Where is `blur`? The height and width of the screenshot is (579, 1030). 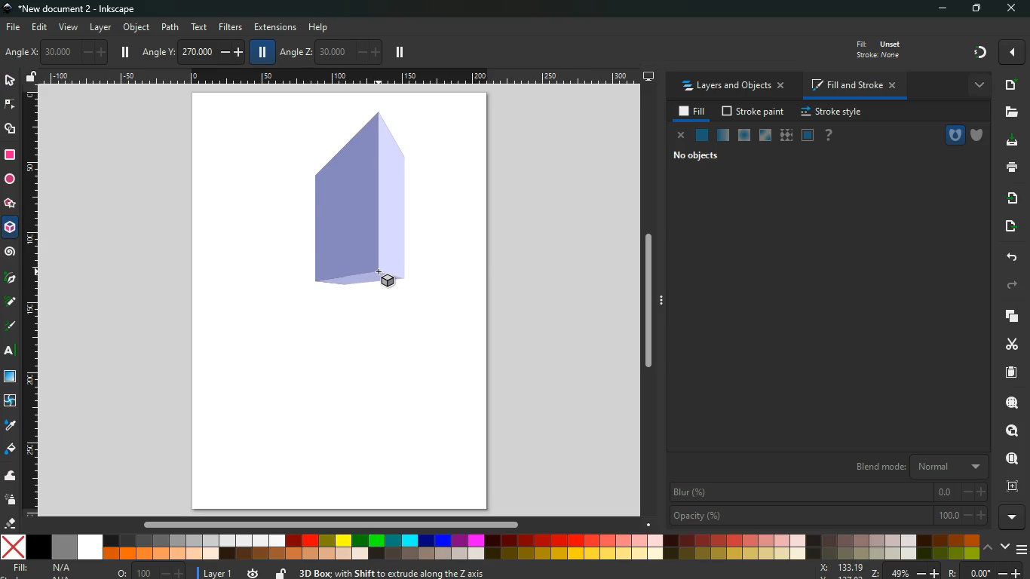 blur is located at coordinates (829, 492).